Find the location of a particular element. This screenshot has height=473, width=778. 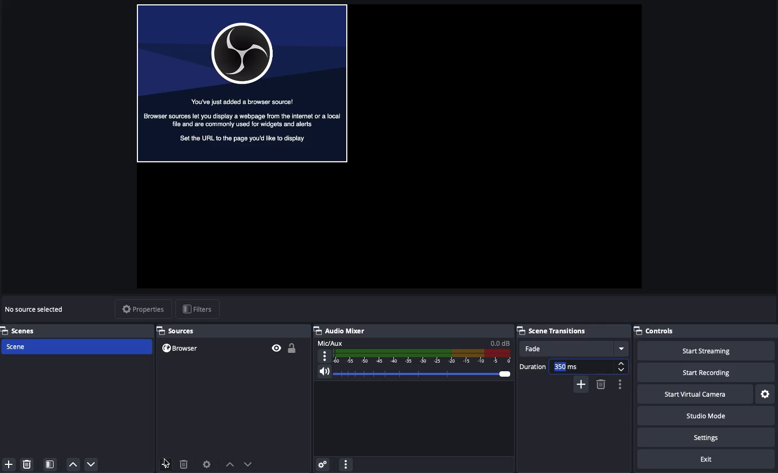

Up is located at coordinates (72, 464).